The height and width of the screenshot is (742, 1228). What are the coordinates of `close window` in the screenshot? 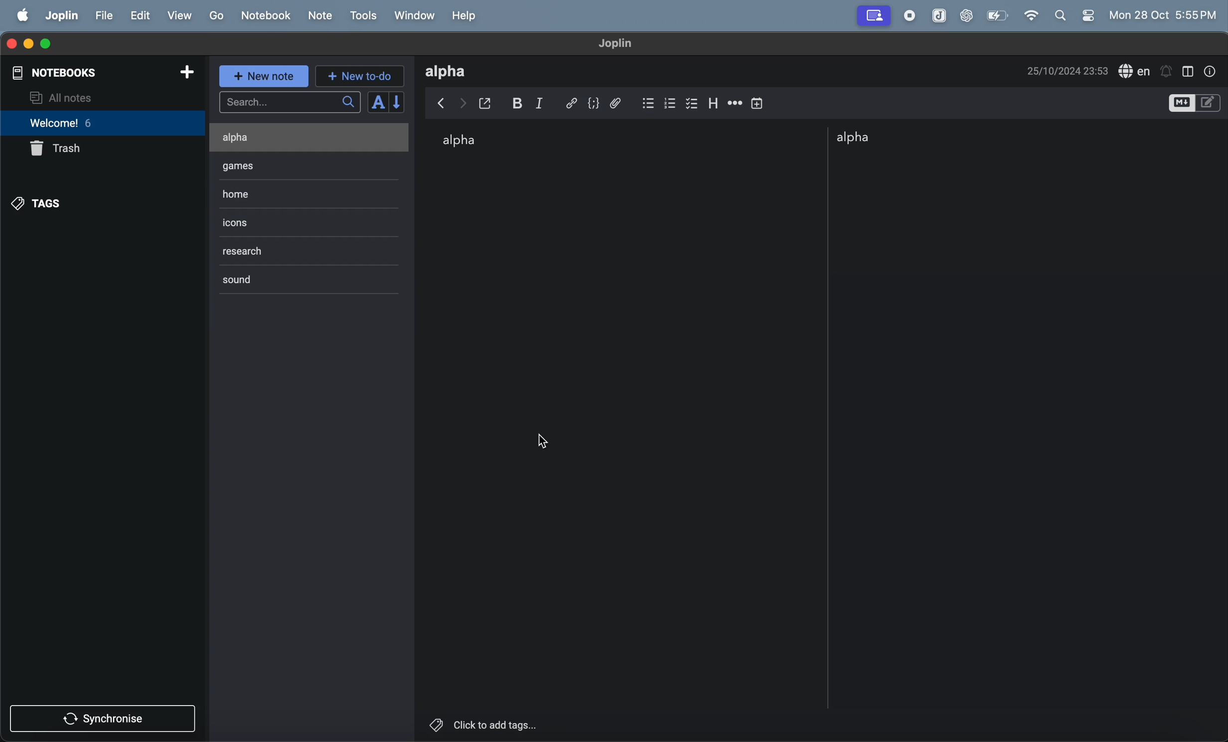 It's located at (12, 43).